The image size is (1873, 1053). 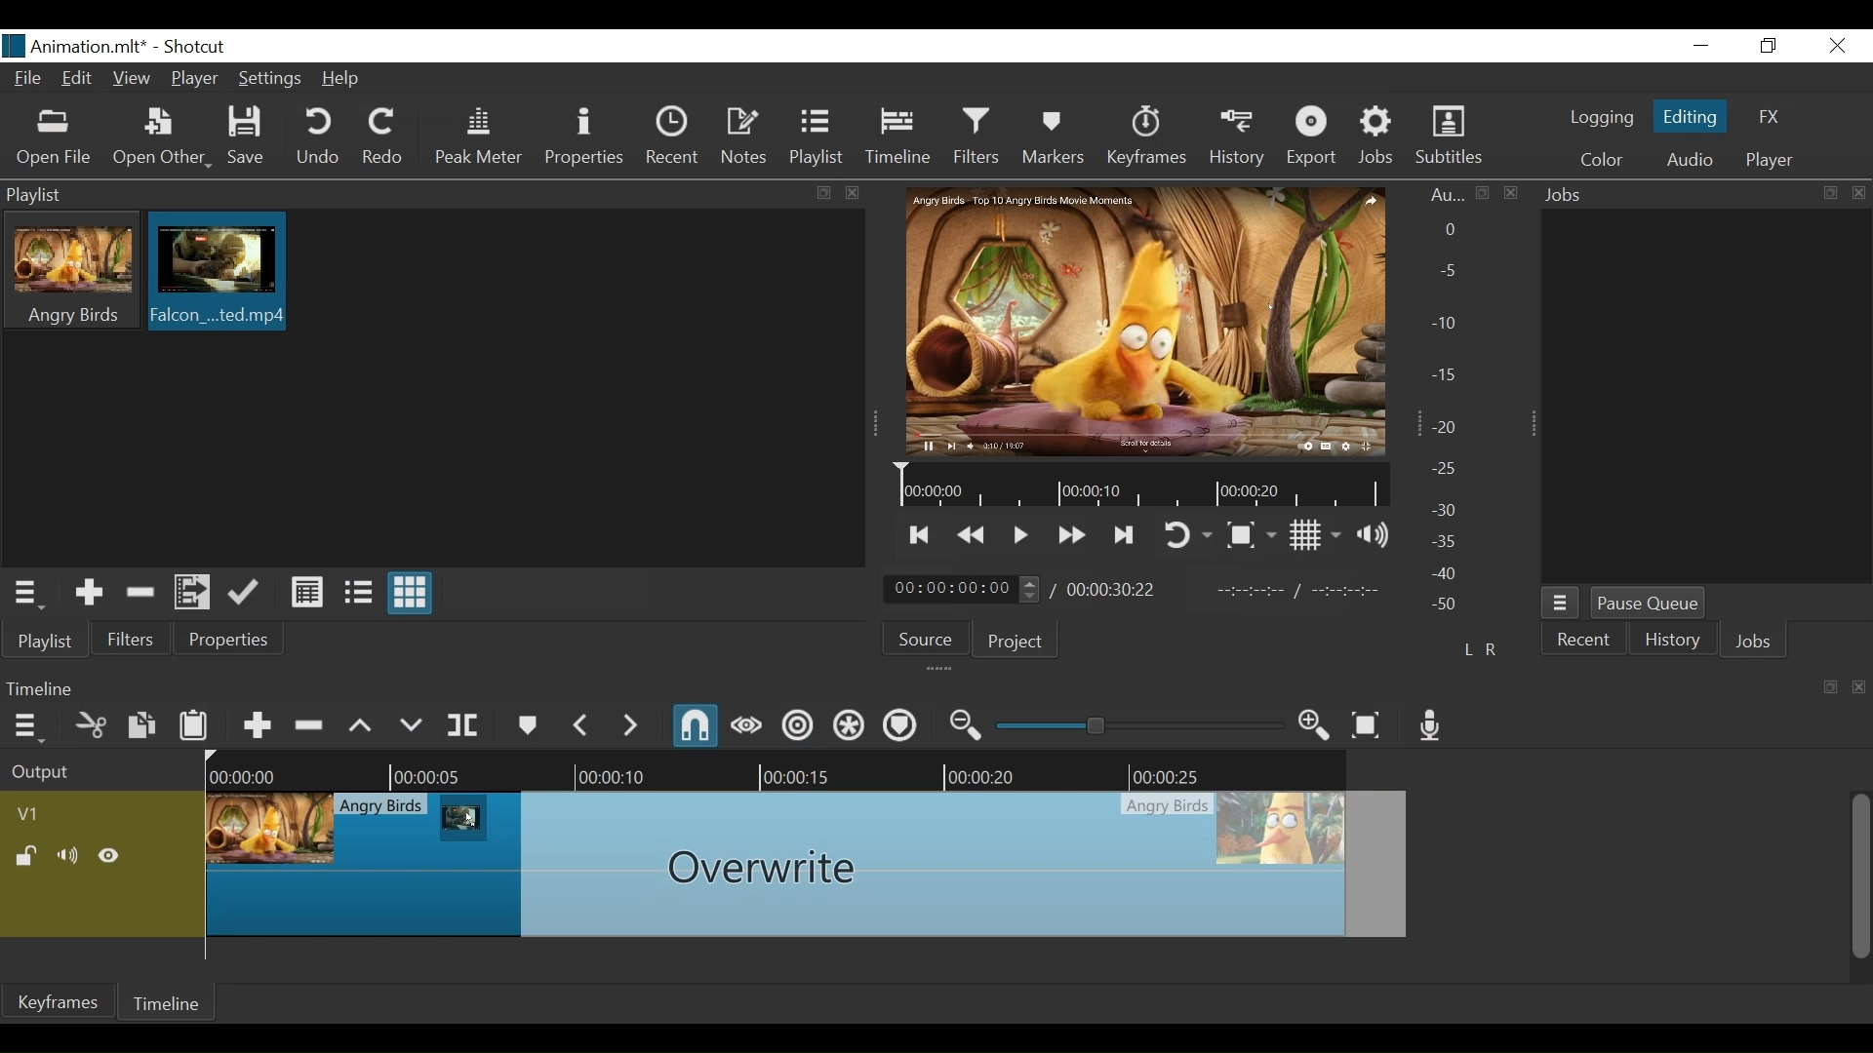 I want to click on Restore, so click(x=1769, y=46).